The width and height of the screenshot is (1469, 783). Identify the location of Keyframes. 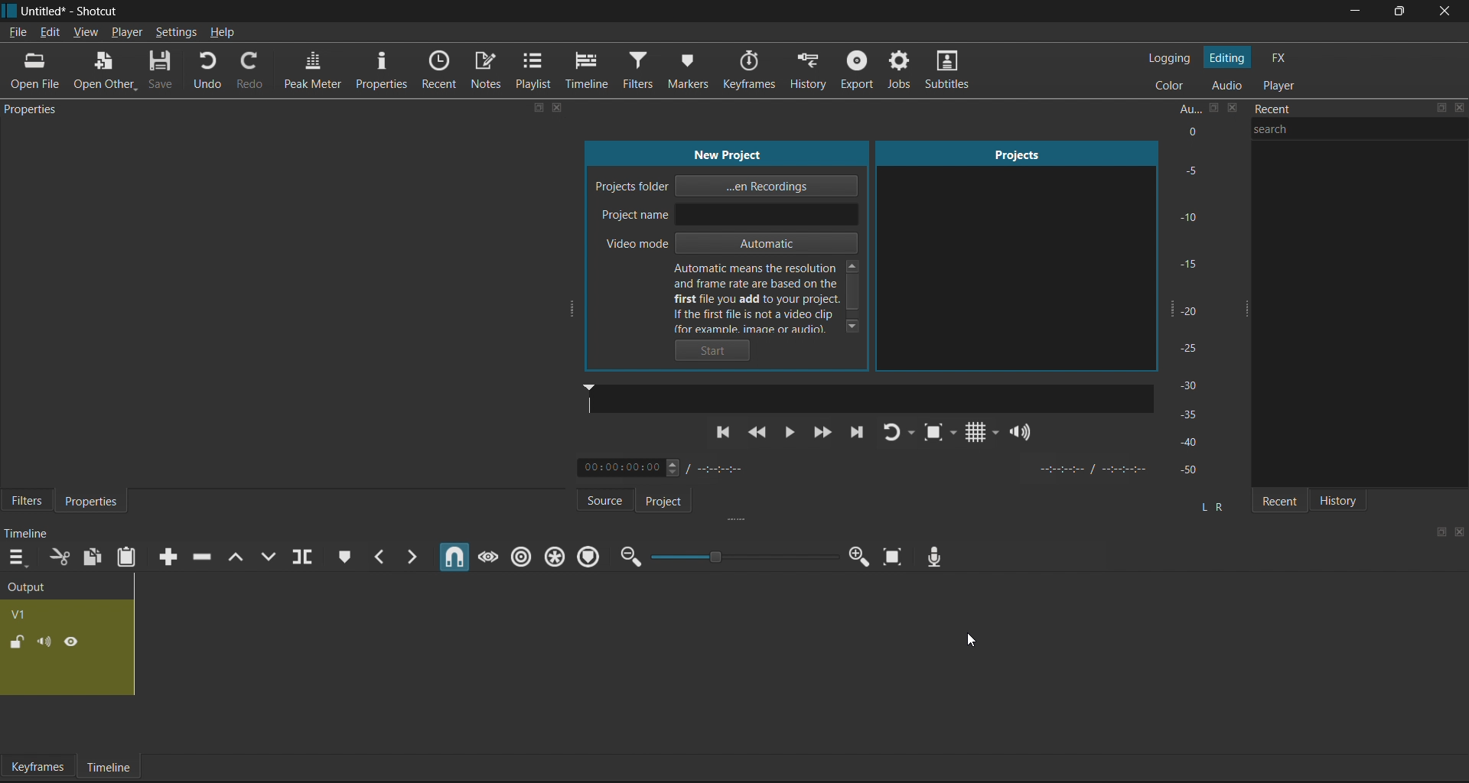
(757, 70).